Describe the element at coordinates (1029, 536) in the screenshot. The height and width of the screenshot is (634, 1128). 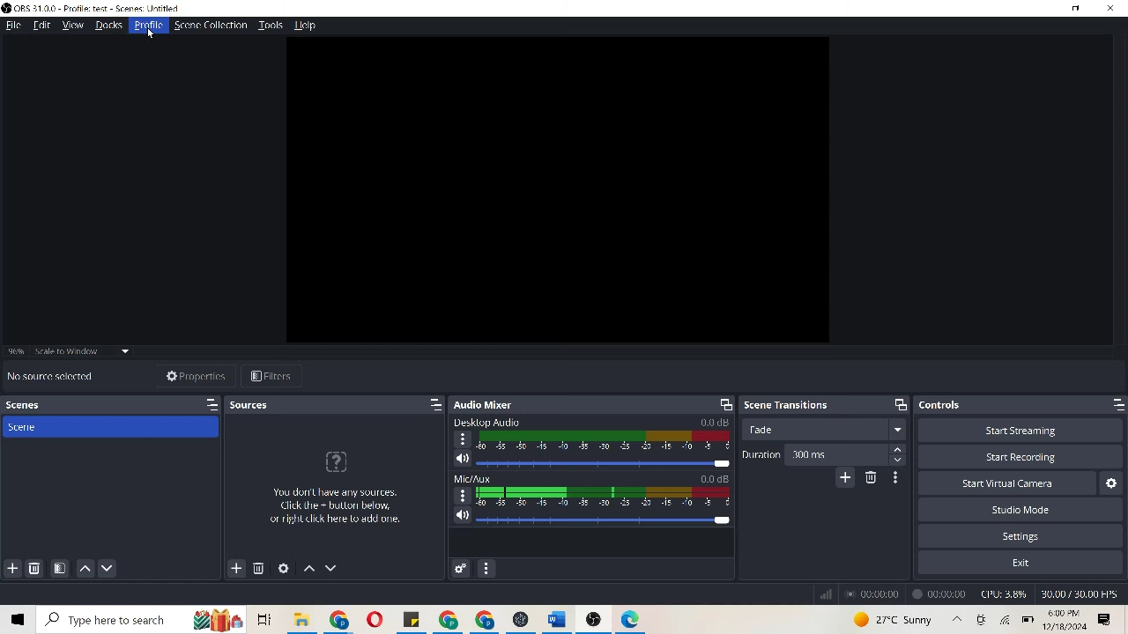
I see `settings` at that location.